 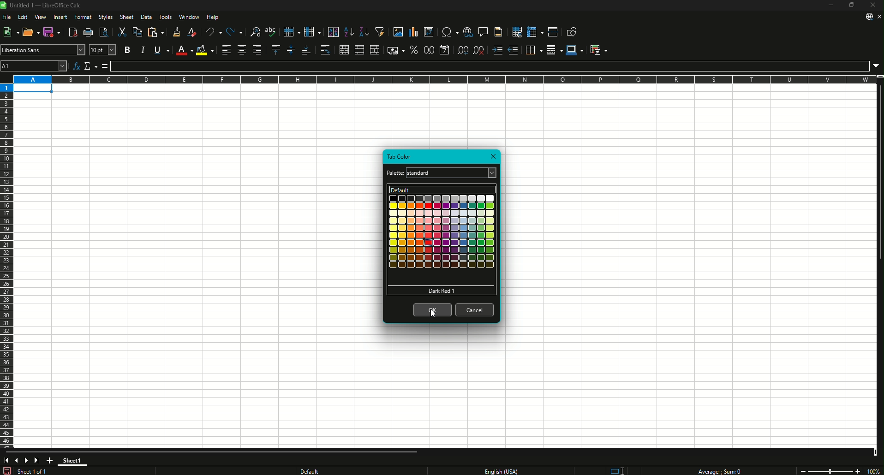 What do you see at coordinates (616, 471) in the screenshot?
I see `Standard selection` at bounding box center [616, 471].